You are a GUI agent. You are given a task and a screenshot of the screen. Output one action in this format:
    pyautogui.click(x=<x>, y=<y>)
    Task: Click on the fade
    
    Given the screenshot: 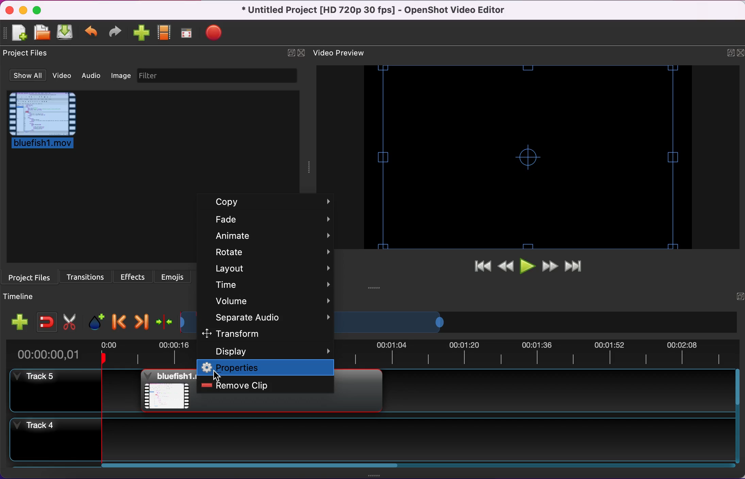 What is the action you would take?
    pyautogui.click(x=271, y=220)
    